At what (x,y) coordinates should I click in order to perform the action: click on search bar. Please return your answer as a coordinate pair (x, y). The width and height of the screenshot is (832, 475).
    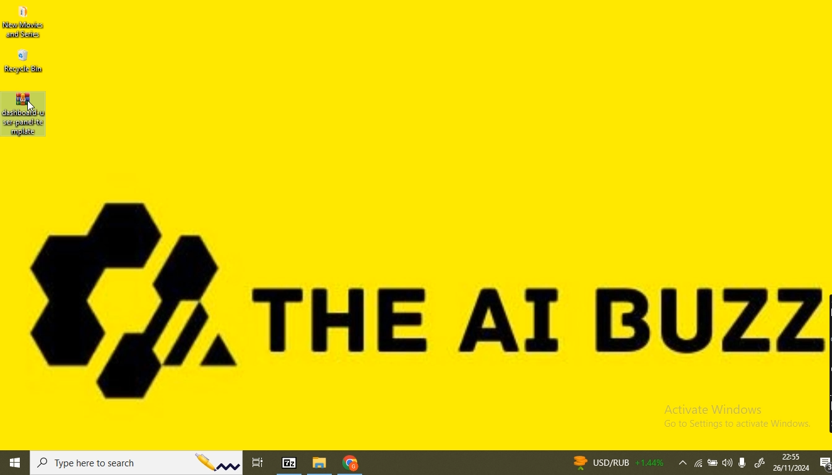
    Looking at the image, I should click on (138, 463).